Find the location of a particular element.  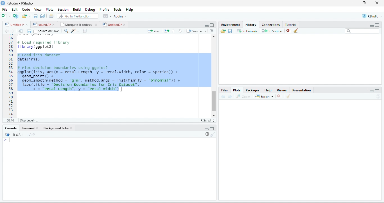

tools is located at coordinates (74, 31).